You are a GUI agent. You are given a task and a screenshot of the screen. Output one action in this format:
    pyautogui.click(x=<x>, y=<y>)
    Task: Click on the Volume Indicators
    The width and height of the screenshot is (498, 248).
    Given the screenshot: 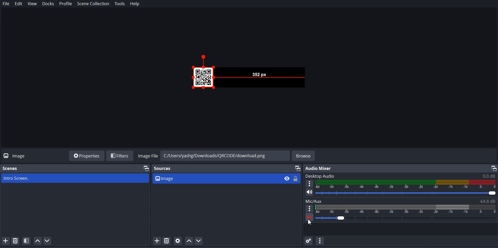 What is the action you would take?
    pyautogui.click(x=406, y=209)
    